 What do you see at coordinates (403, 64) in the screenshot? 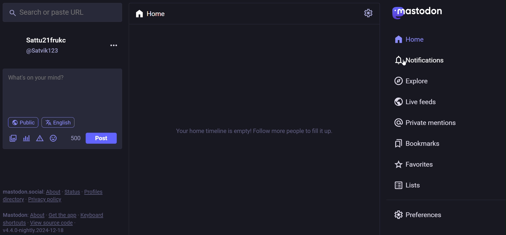
I see `cursor` at bounding box center [403, 64].